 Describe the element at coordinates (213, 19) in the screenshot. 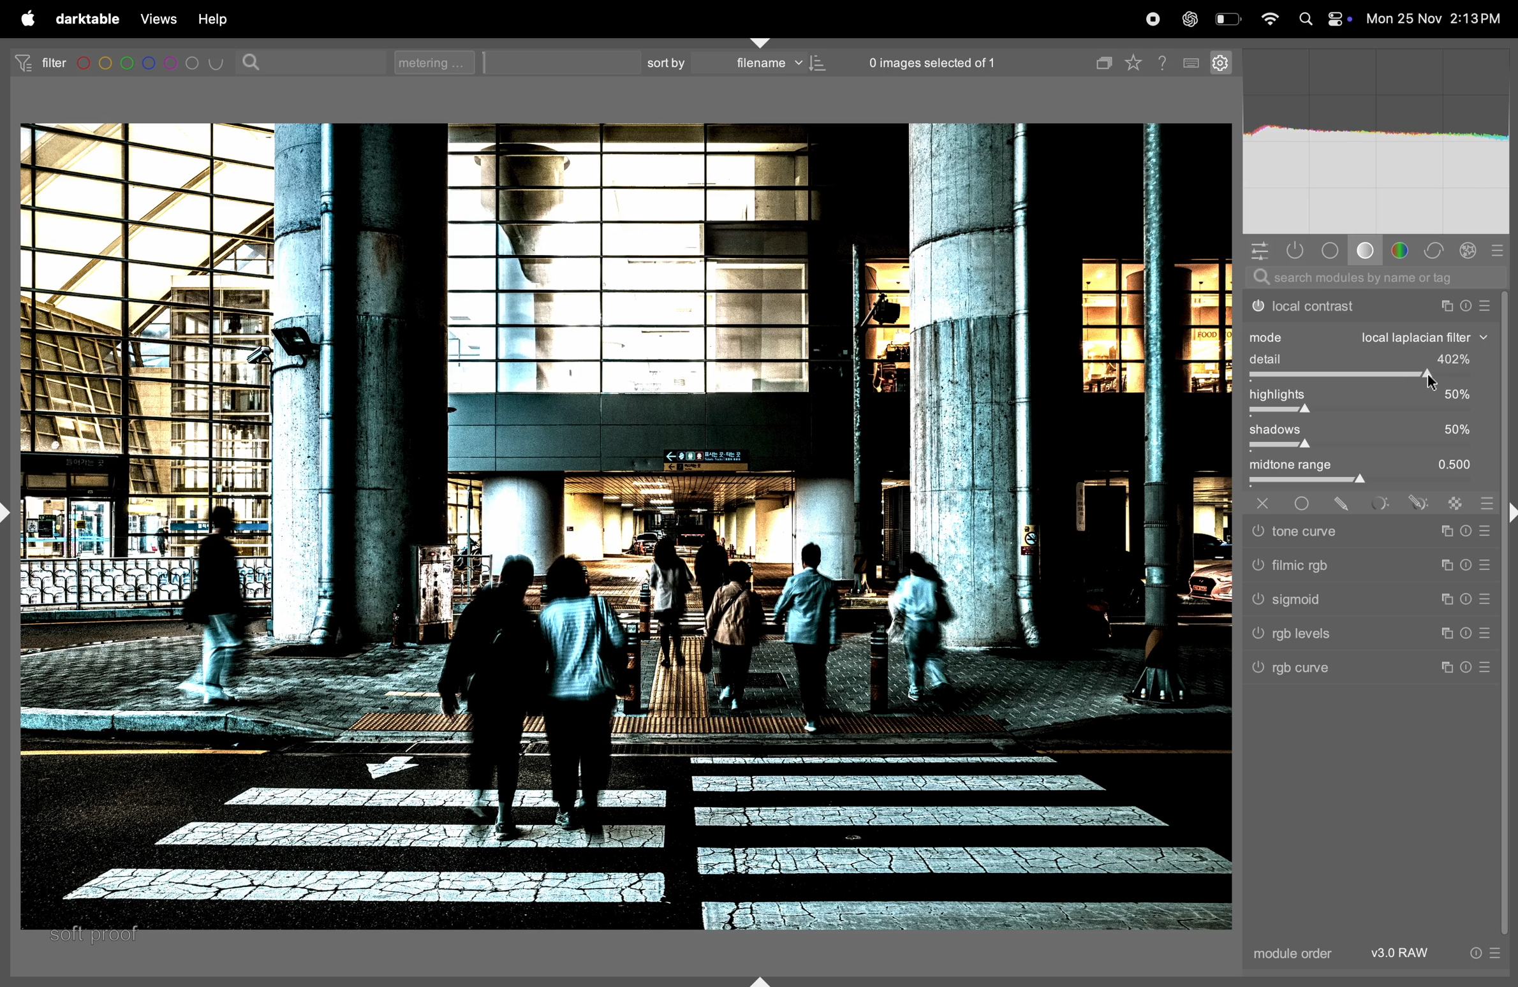

I see `help` at that location.